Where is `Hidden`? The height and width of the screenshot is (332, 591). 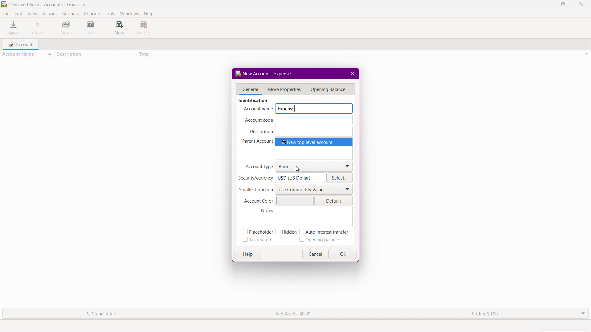 Hidden is located at coordinates (285, 232).